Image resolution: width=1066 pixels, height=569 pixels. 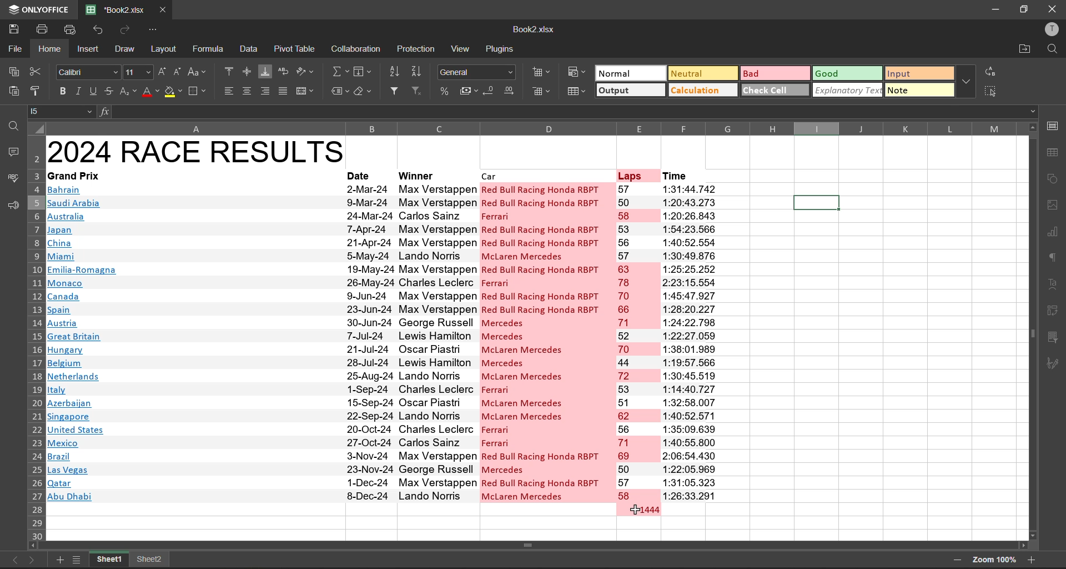 I want to click on scrollbar, so click(x=532, y=545).